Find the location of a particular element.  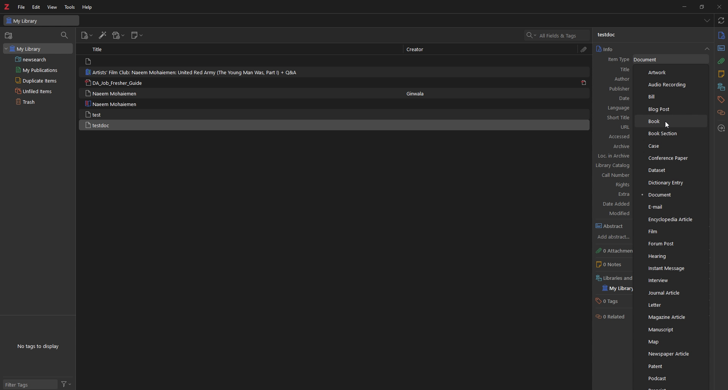

Accessed is located at coordinates (618, 137).